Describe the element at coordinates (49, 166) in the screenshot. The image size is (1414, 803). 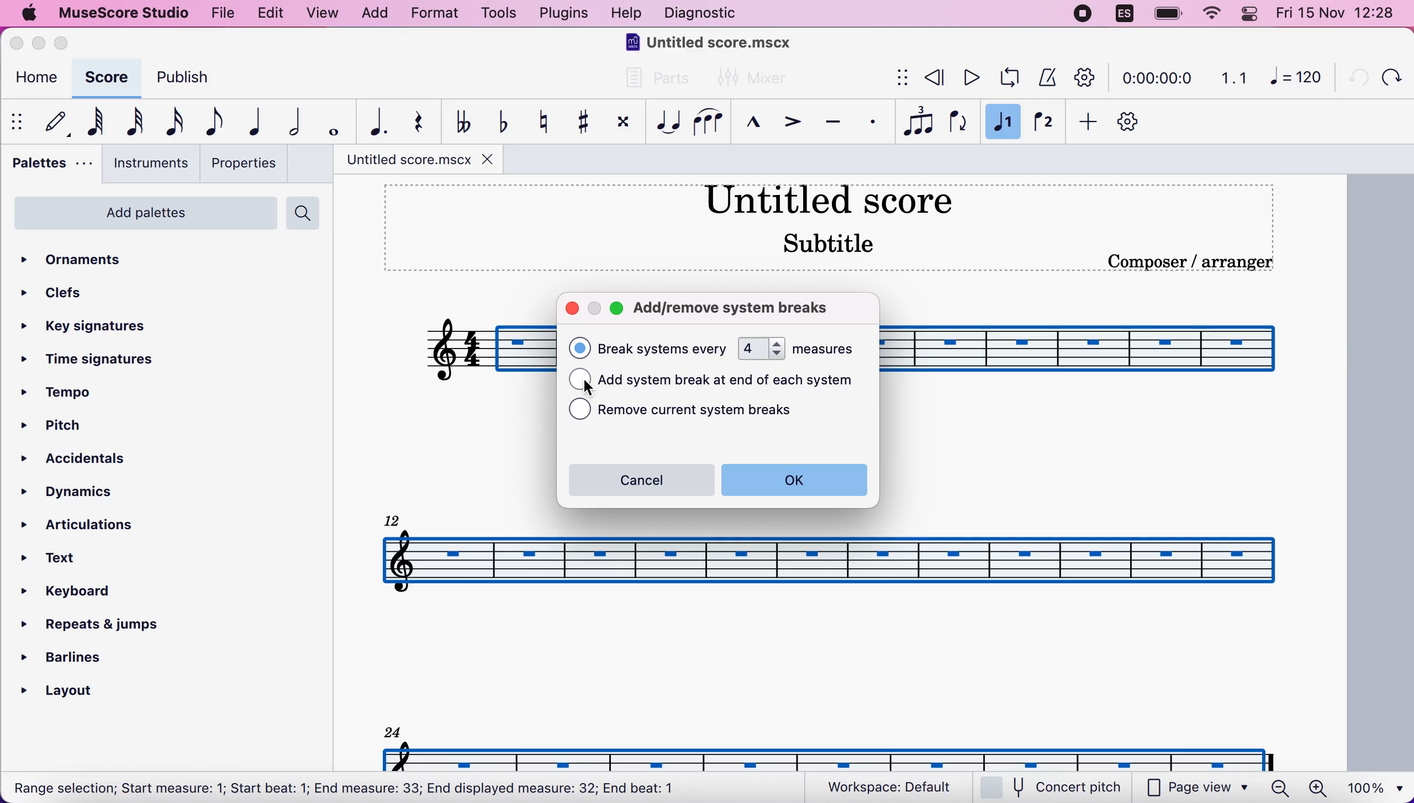
I see `palettes` at that location.